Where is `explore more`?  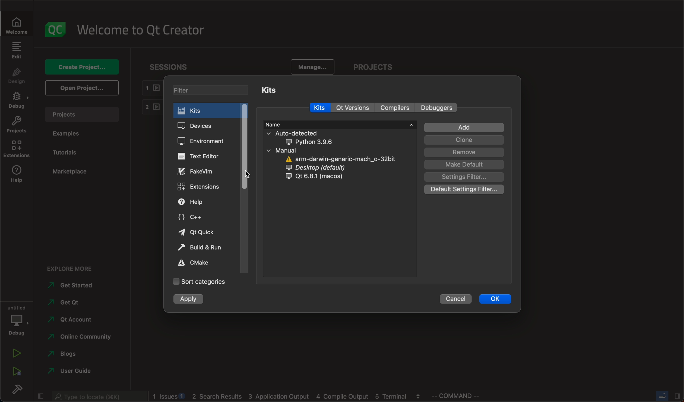 explore more is located at coordinates (75, 268).